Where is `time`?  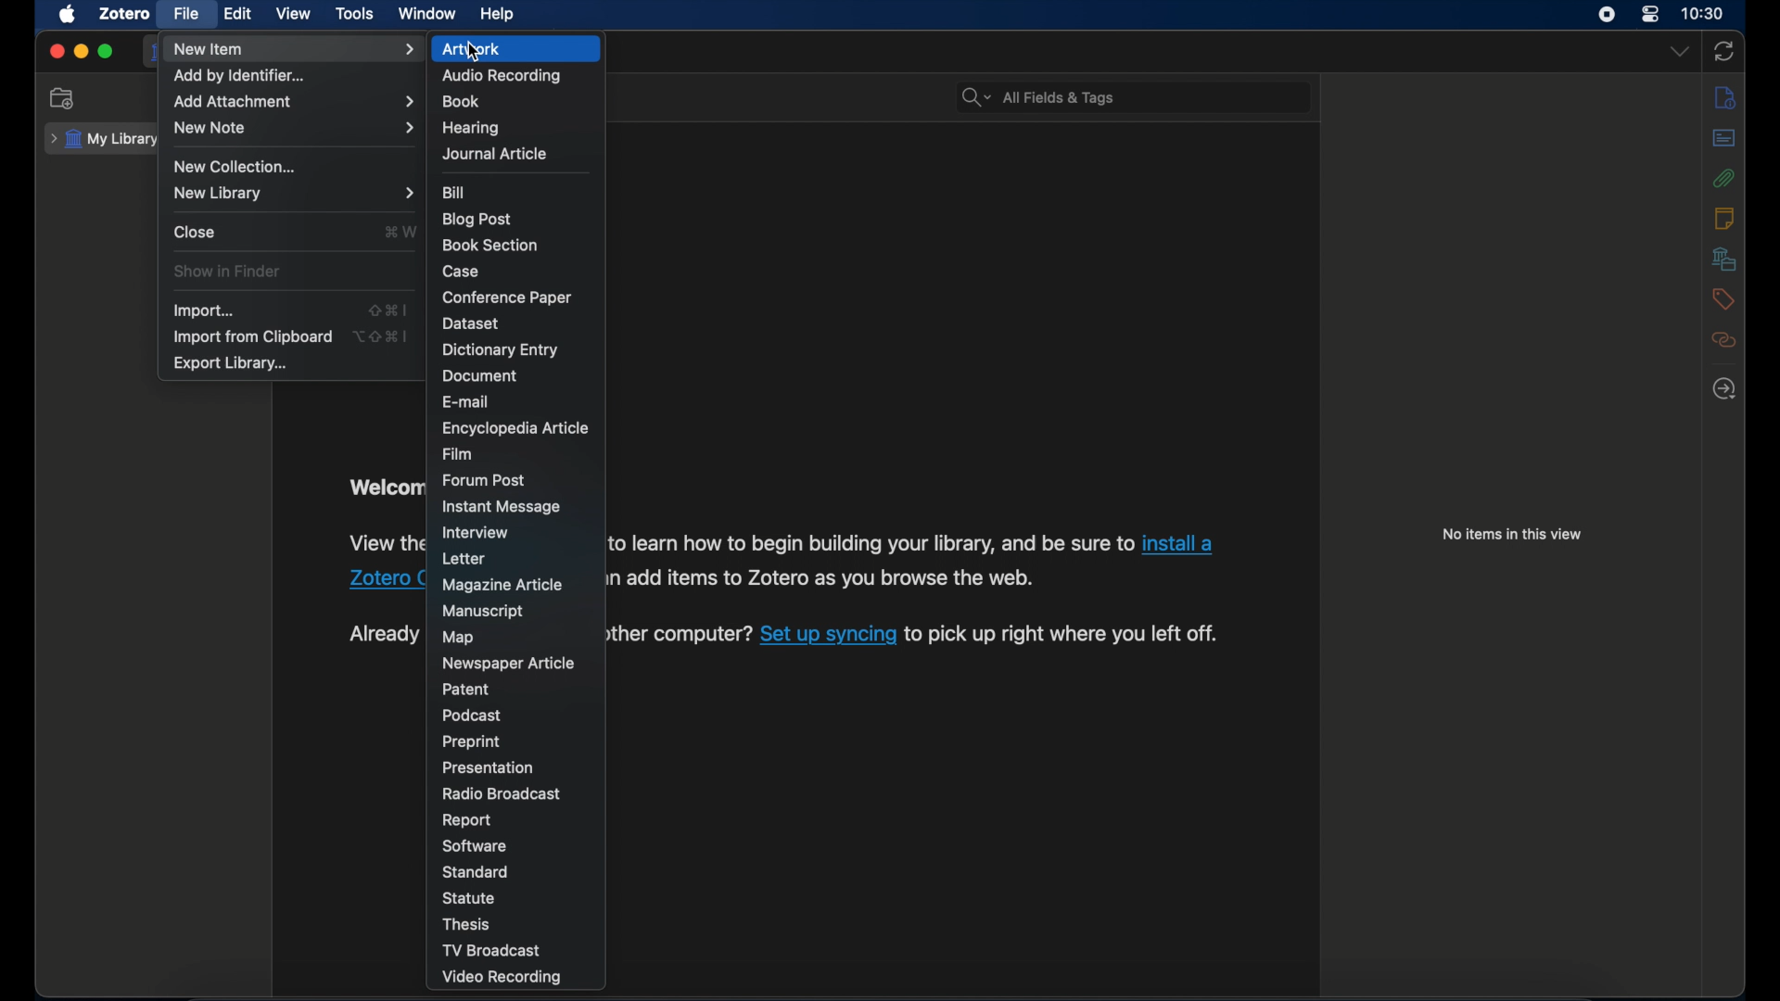
time is located at coordinates (1702, 14).